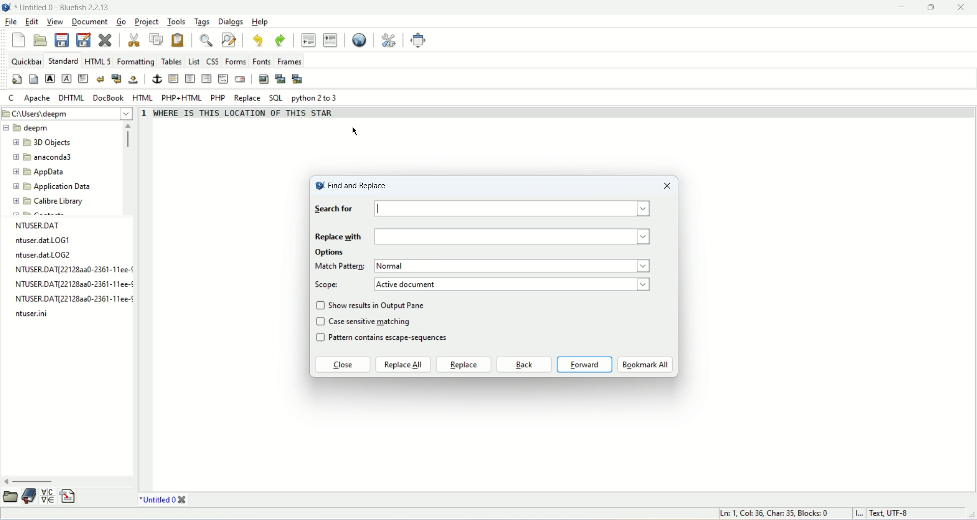  I want to click on document, so click(91, 21).